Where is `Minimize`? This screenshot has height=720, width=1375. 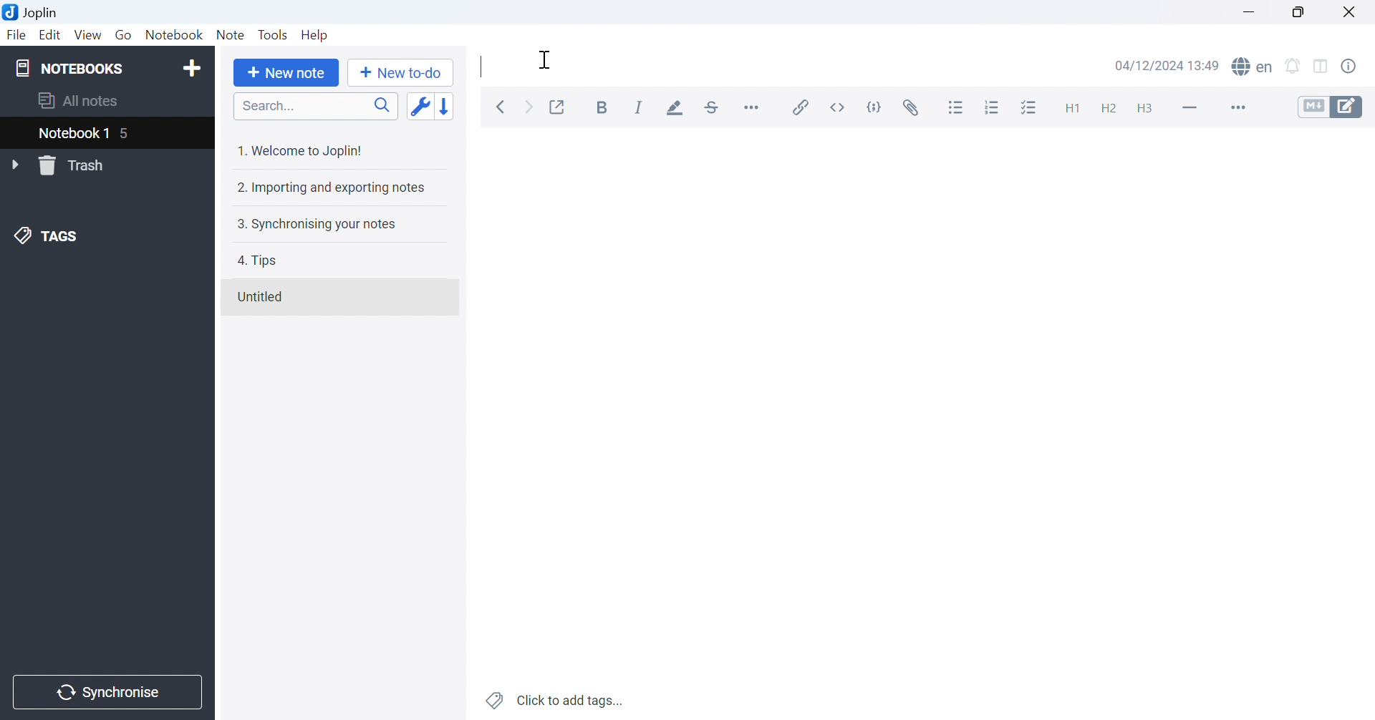
Minimize is located at coordinates (1248, 11).